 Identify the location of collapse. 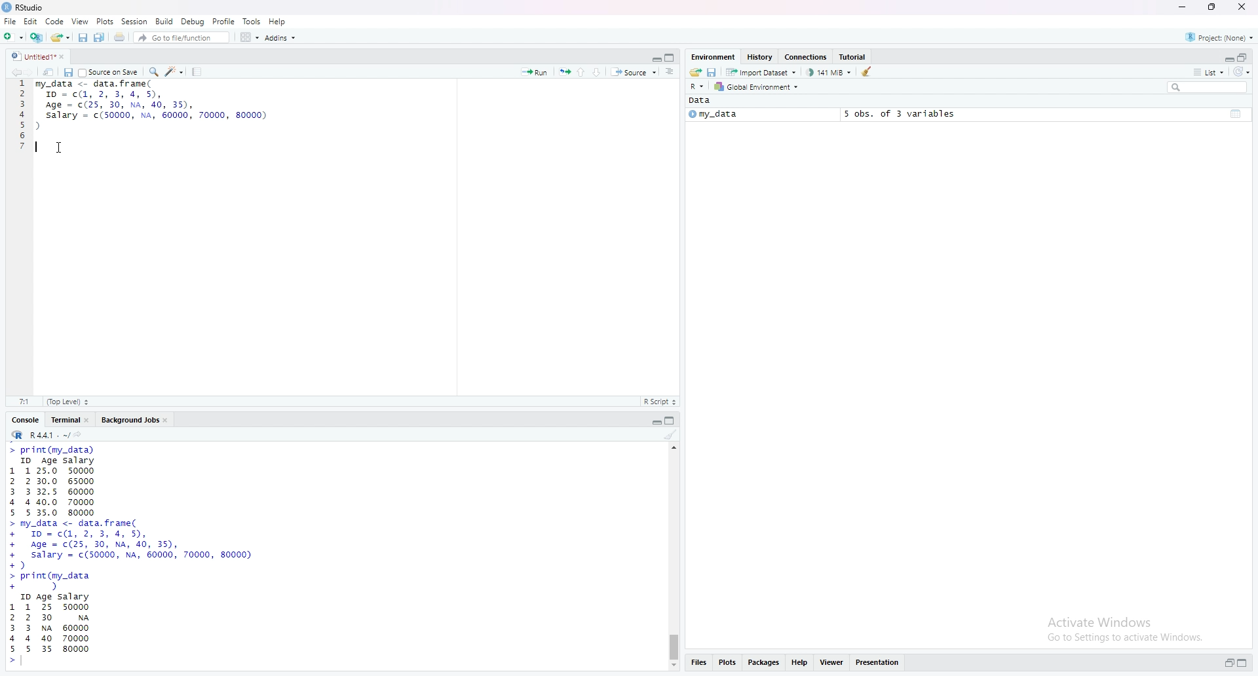
(1244, 58).